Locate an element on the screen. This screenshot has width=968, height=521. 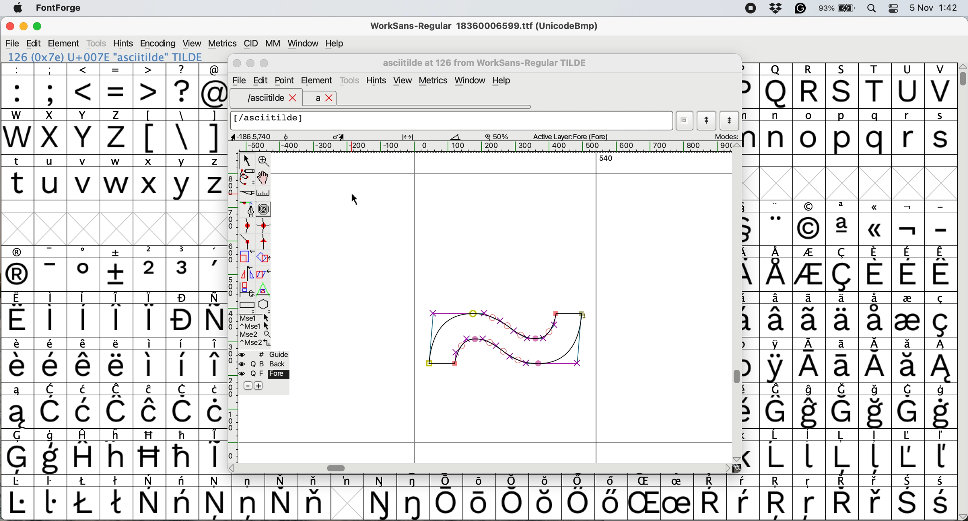
symbol is located at coordinates (940, 452).